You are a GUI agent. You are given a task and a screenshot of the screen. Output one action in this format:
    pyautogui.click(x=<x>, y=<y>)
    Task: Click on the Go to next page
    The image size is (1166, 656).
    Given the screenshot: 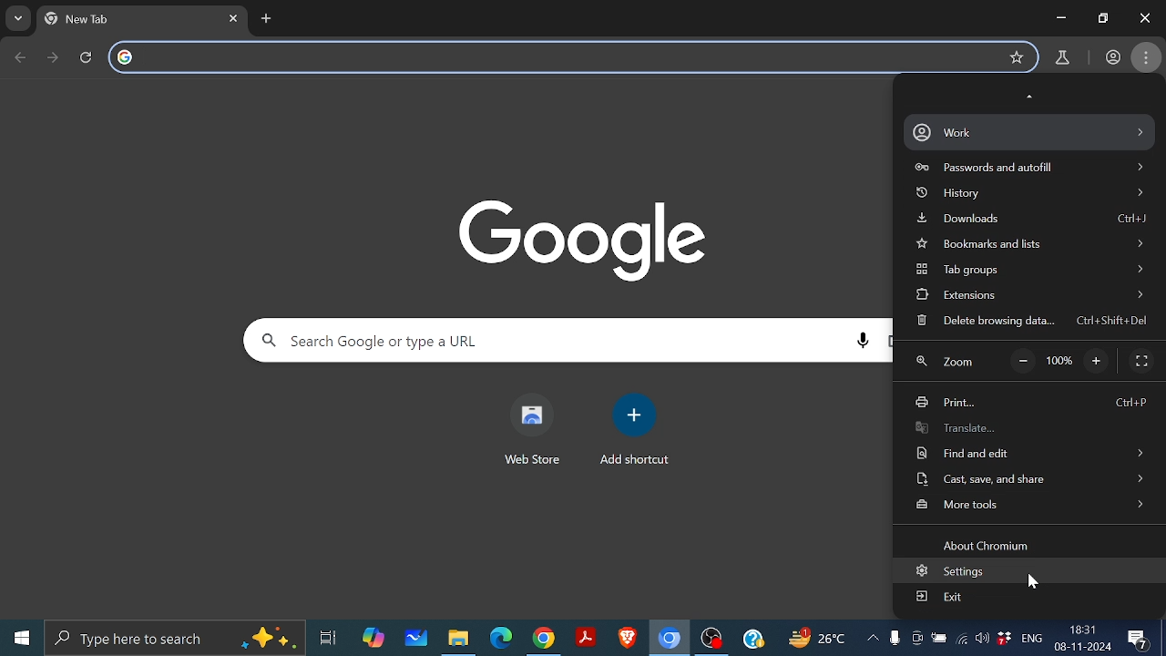 What is the action you would take?
    pyautogui.click(x=55, y=57)
    